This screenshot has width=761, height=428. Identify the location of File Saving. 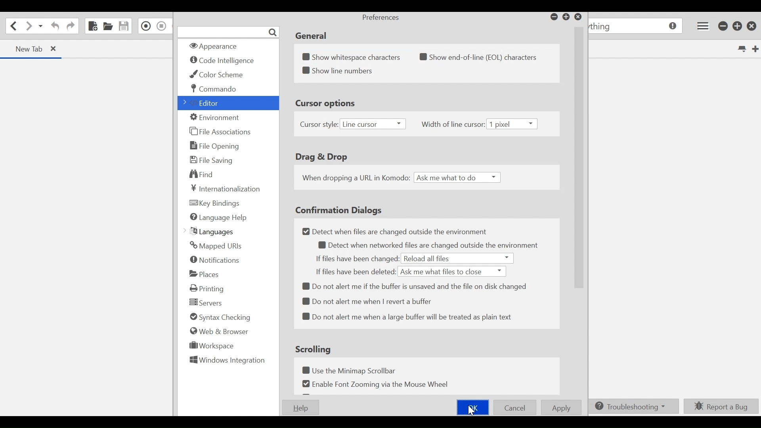
(212, 160).